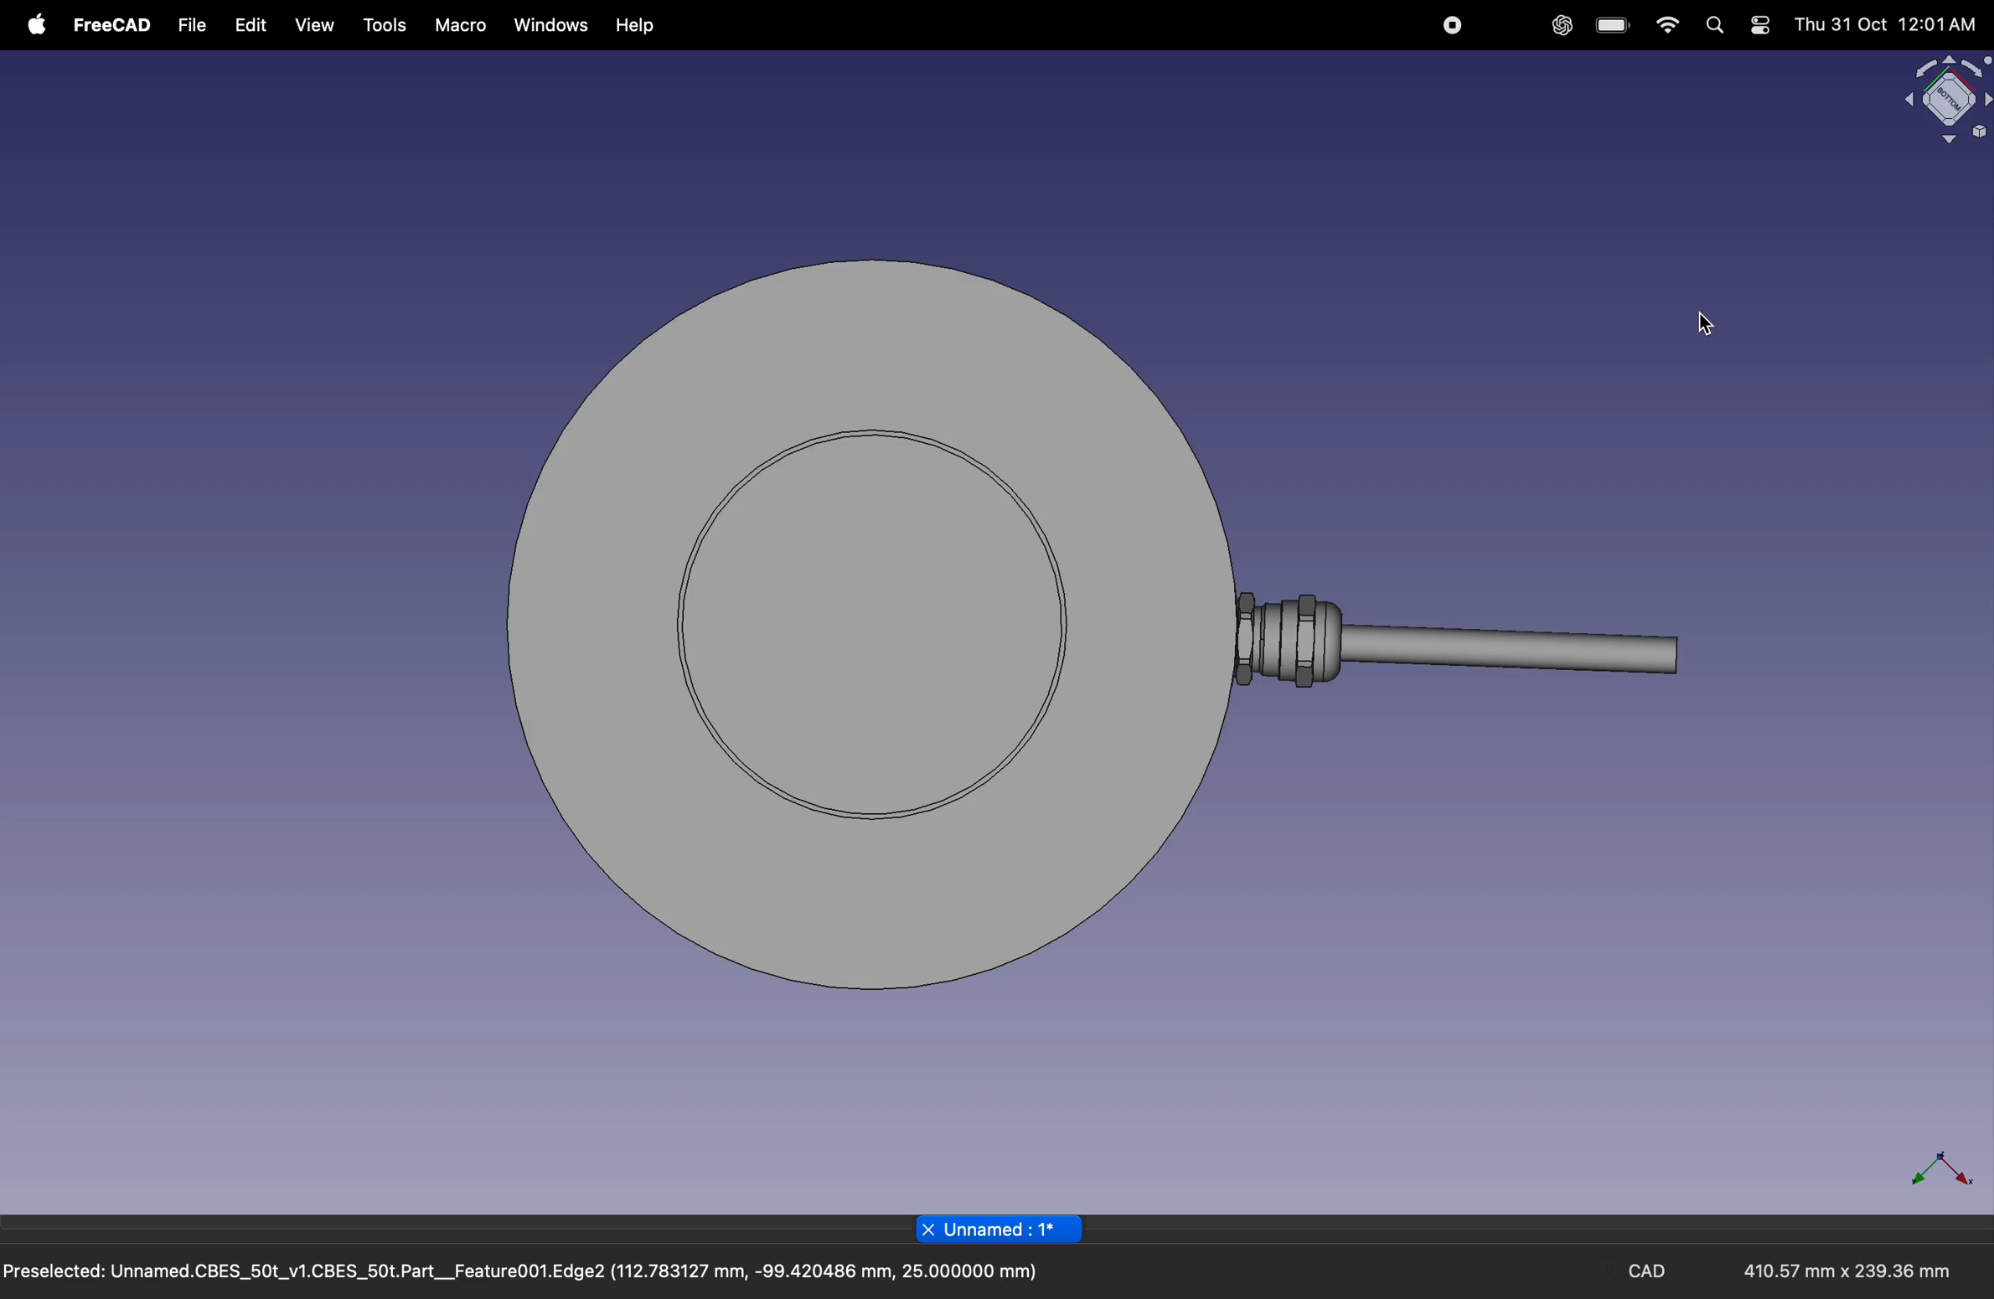 The image size is (1994, 1299). I want to click on search, so click(1717, 28).